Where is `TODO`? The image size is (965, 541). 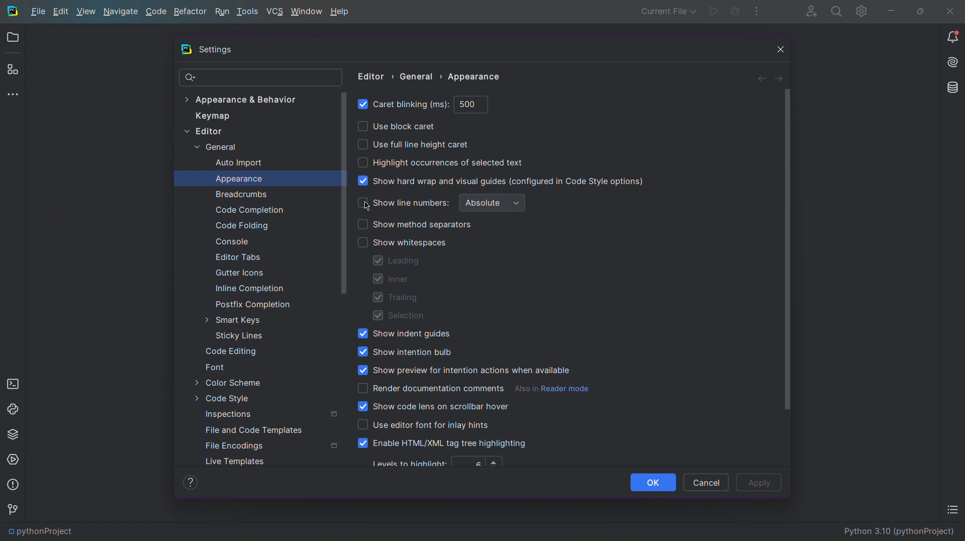
TODO is located at coordinates (952, 511).